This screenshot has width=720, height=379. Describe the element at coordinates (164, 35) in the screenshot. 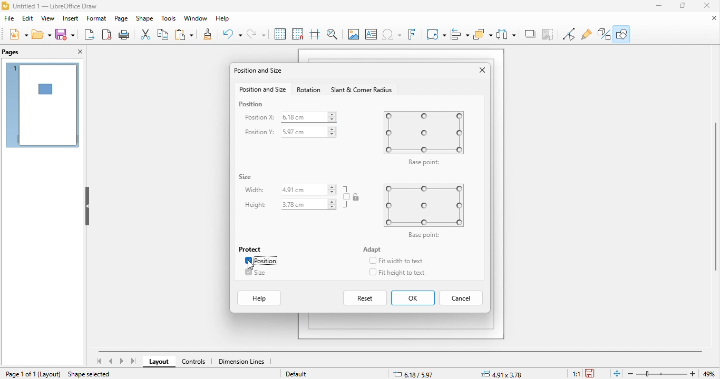

I see `copy` at that location.